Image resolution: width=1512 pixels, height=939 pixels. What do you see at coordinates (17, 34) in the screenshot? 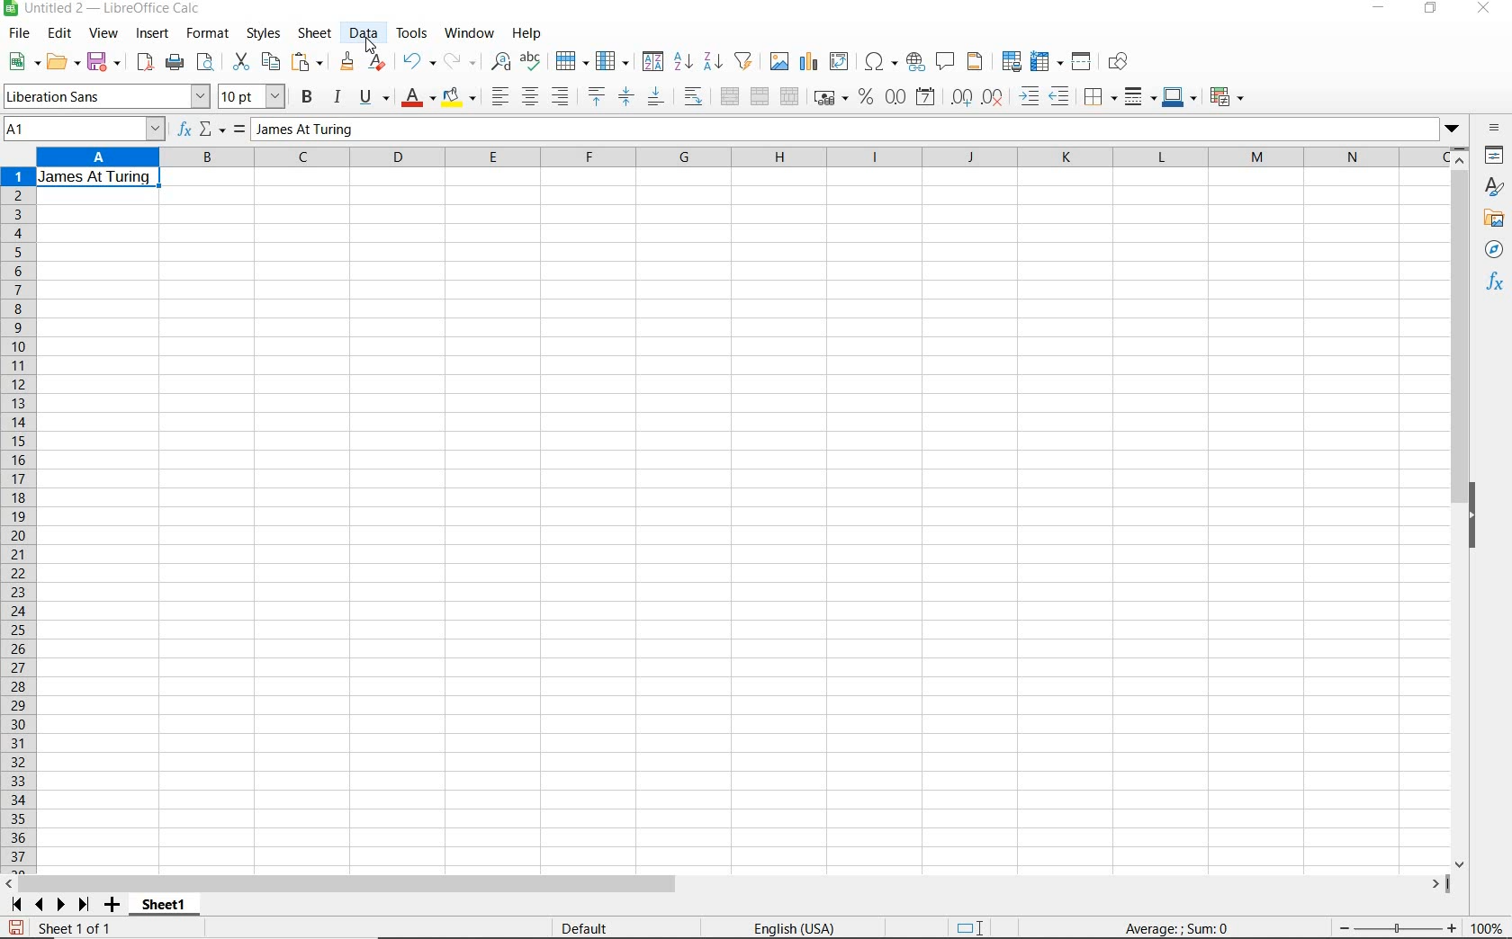
I see `file` at bounding box center [17, 34].